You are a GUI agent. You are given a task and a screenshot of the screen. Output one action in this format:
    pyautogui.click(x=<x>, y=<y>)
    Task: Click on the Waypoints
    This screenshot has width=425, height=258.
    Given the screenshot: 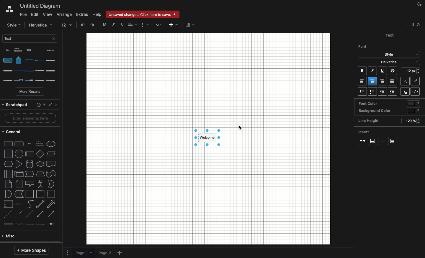 What is the action you would take?
    pyautogui.click(x=172, y=25)
    